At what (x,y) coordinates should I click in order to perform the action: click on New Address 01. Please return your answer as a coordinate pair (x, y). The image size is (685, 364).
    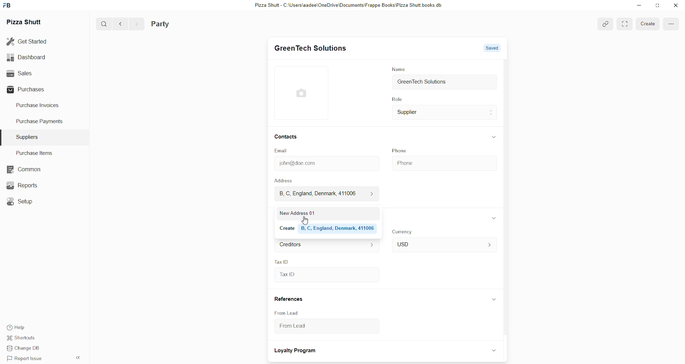
    Looking at the image, I should click on (326, 213).